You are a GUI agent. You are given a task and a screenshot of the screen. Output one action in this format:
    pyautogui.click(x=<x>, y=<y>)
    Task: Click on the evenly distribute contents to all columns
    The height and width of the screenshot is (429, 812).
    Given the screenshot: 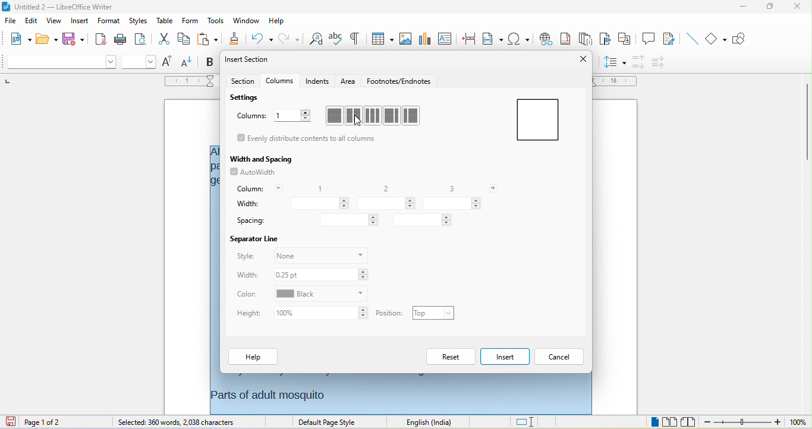 What is the action you would take?
    pyautogui.click(x=309, y=139)
    